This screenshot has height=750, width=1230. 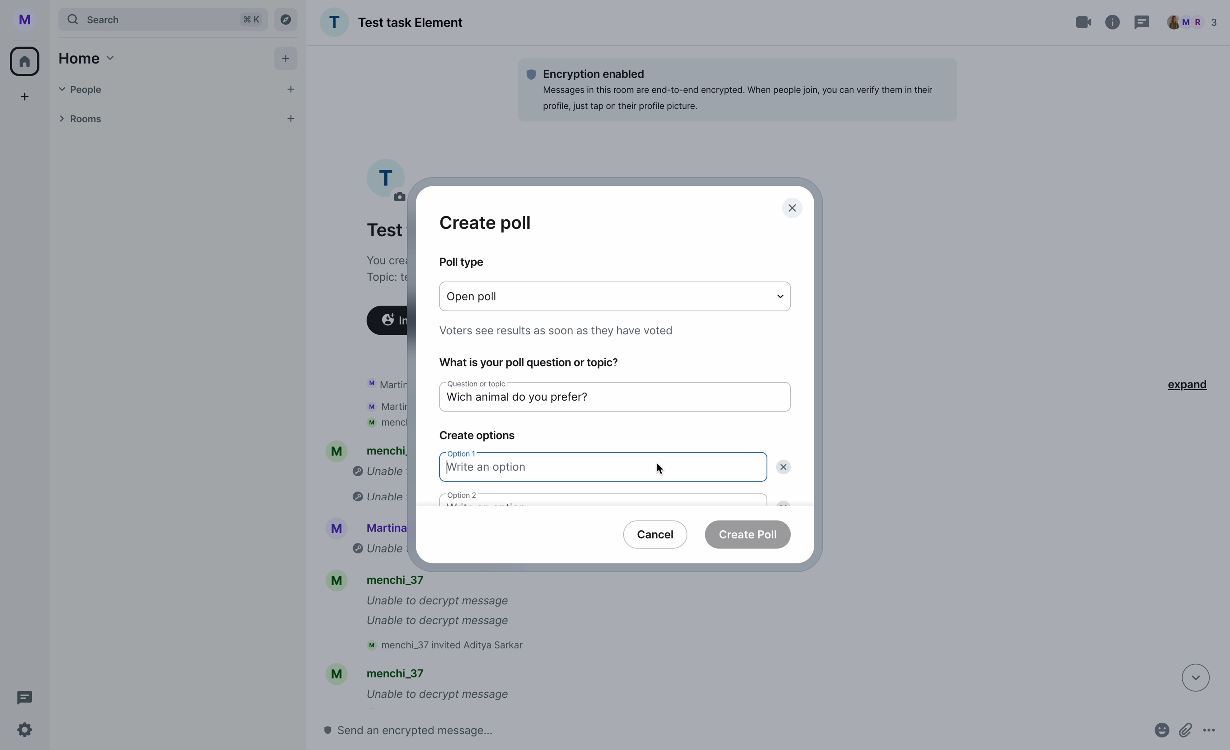 What do you see at coordinates (736, 89) in the screenshot?
I see ` Encryption enabledMessages in this room are end-to-end encrypted. When people join, you can verify them in theirprofile, just tap on their profile picture.` at bounding box center [736, 89].